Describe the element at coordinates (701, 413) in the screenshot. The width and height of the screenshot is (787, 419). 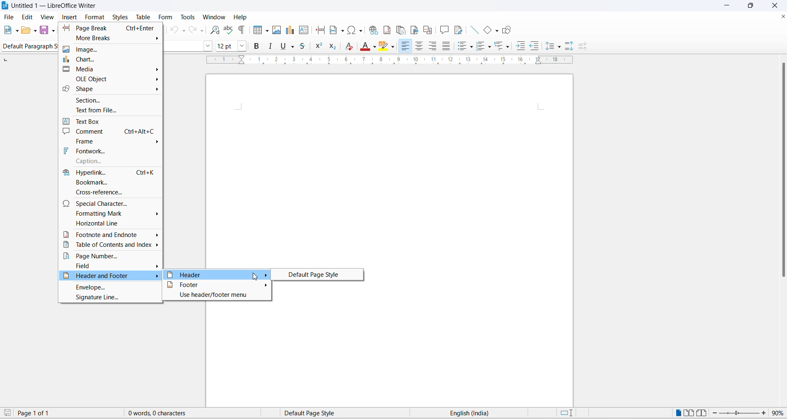
I see `book view` at that location.